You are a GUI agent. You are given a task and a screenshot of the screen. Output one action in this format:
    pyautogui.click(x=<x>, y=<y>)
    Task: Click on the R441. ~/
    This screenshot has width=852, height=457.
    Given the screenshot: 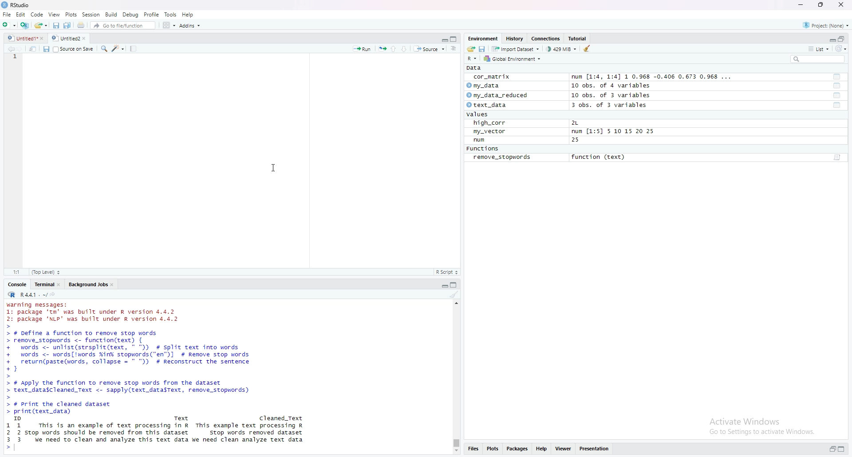 What is the action you would take?
    pyautogui.click(x=32, y=294)
    